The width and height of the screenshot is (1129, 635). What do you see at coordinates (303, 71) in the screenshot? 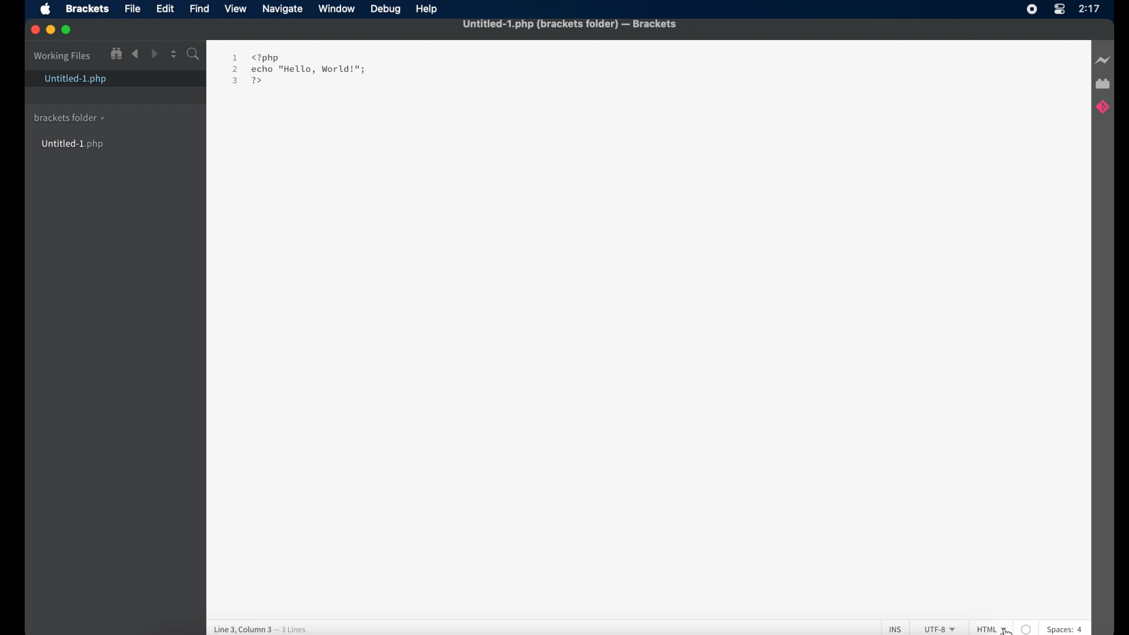
I see `1 <?php
2 echo "Hello, World!";
3 [4d` at bounding box center [303, 71].